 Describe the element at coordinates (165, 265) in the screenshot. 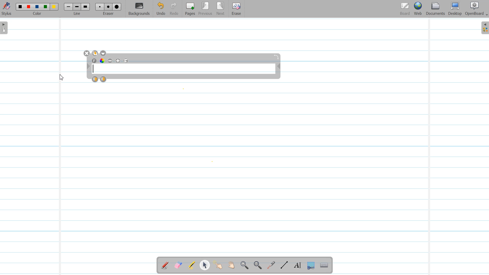

I see `Annotate Document` at that location.